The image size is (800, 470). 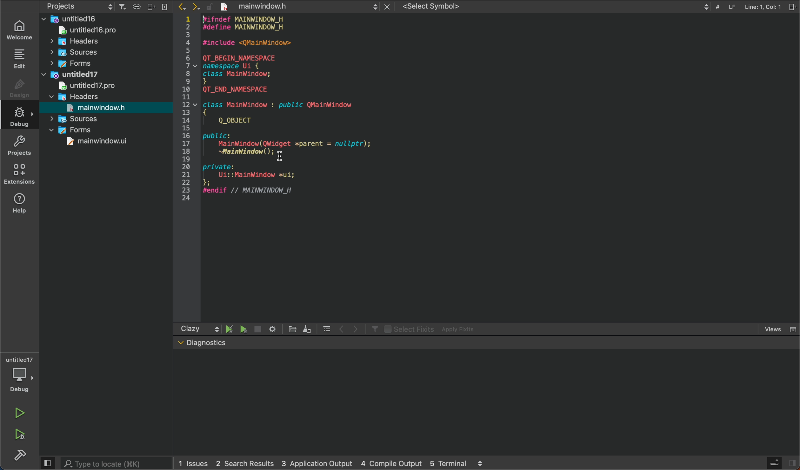 I want to click on Cursor, so click(x=282, y=157).